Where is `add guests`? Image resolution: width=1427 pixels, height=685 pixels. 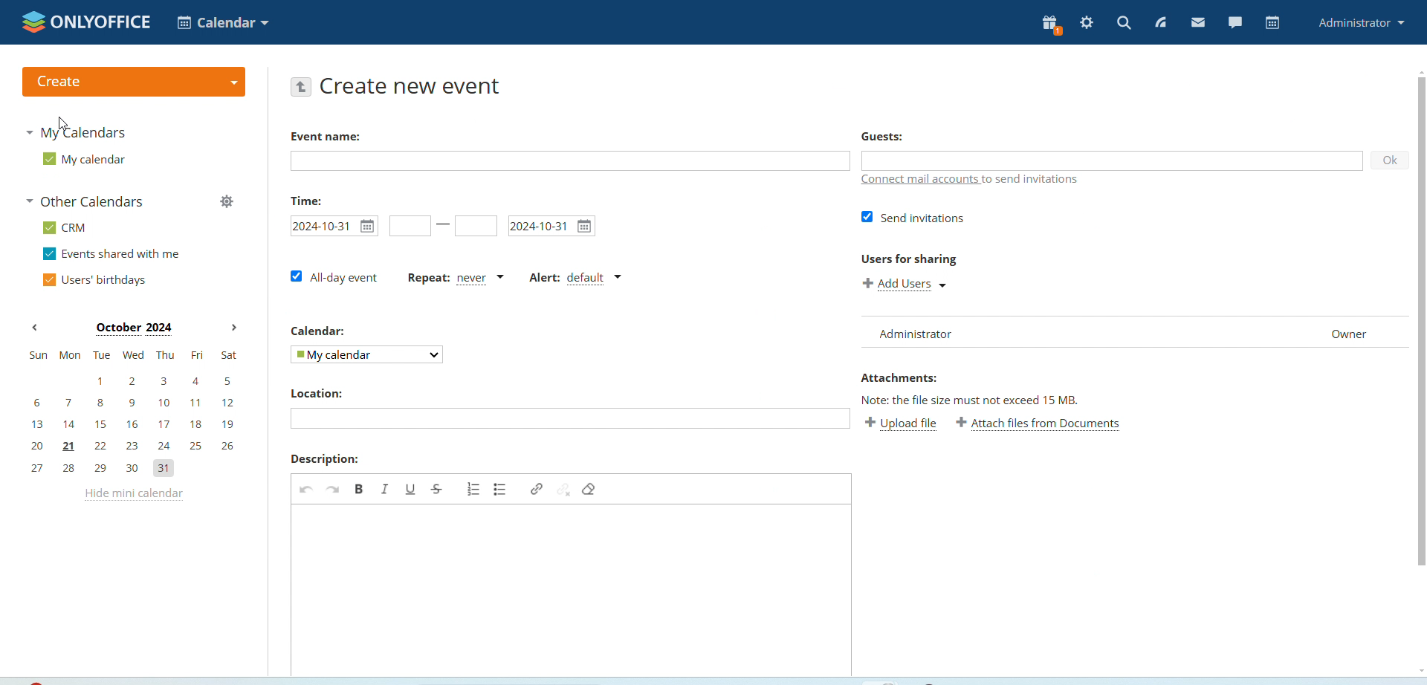 add guests is located at coordinates (1113, 160).